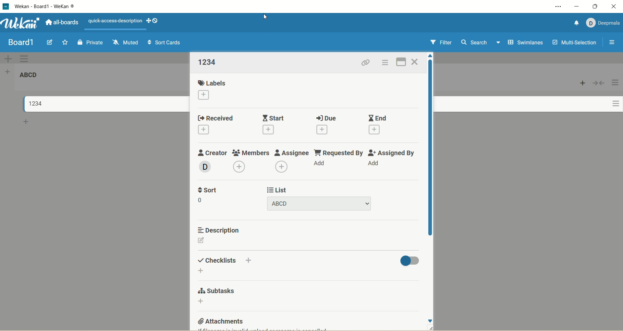  Describe the element at coordinates (91, 42) in the screenshot. I see `private` at that location.